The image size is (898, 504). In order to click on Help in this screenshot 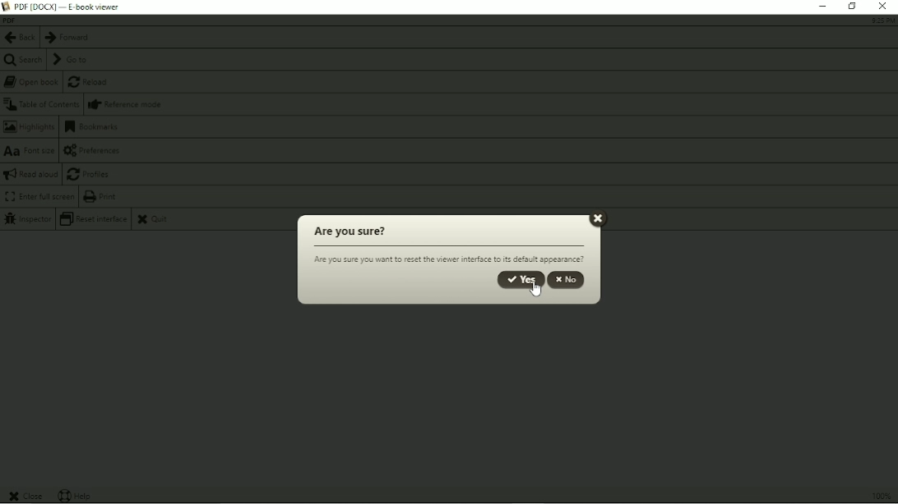, I will do `click(77, 495)`.